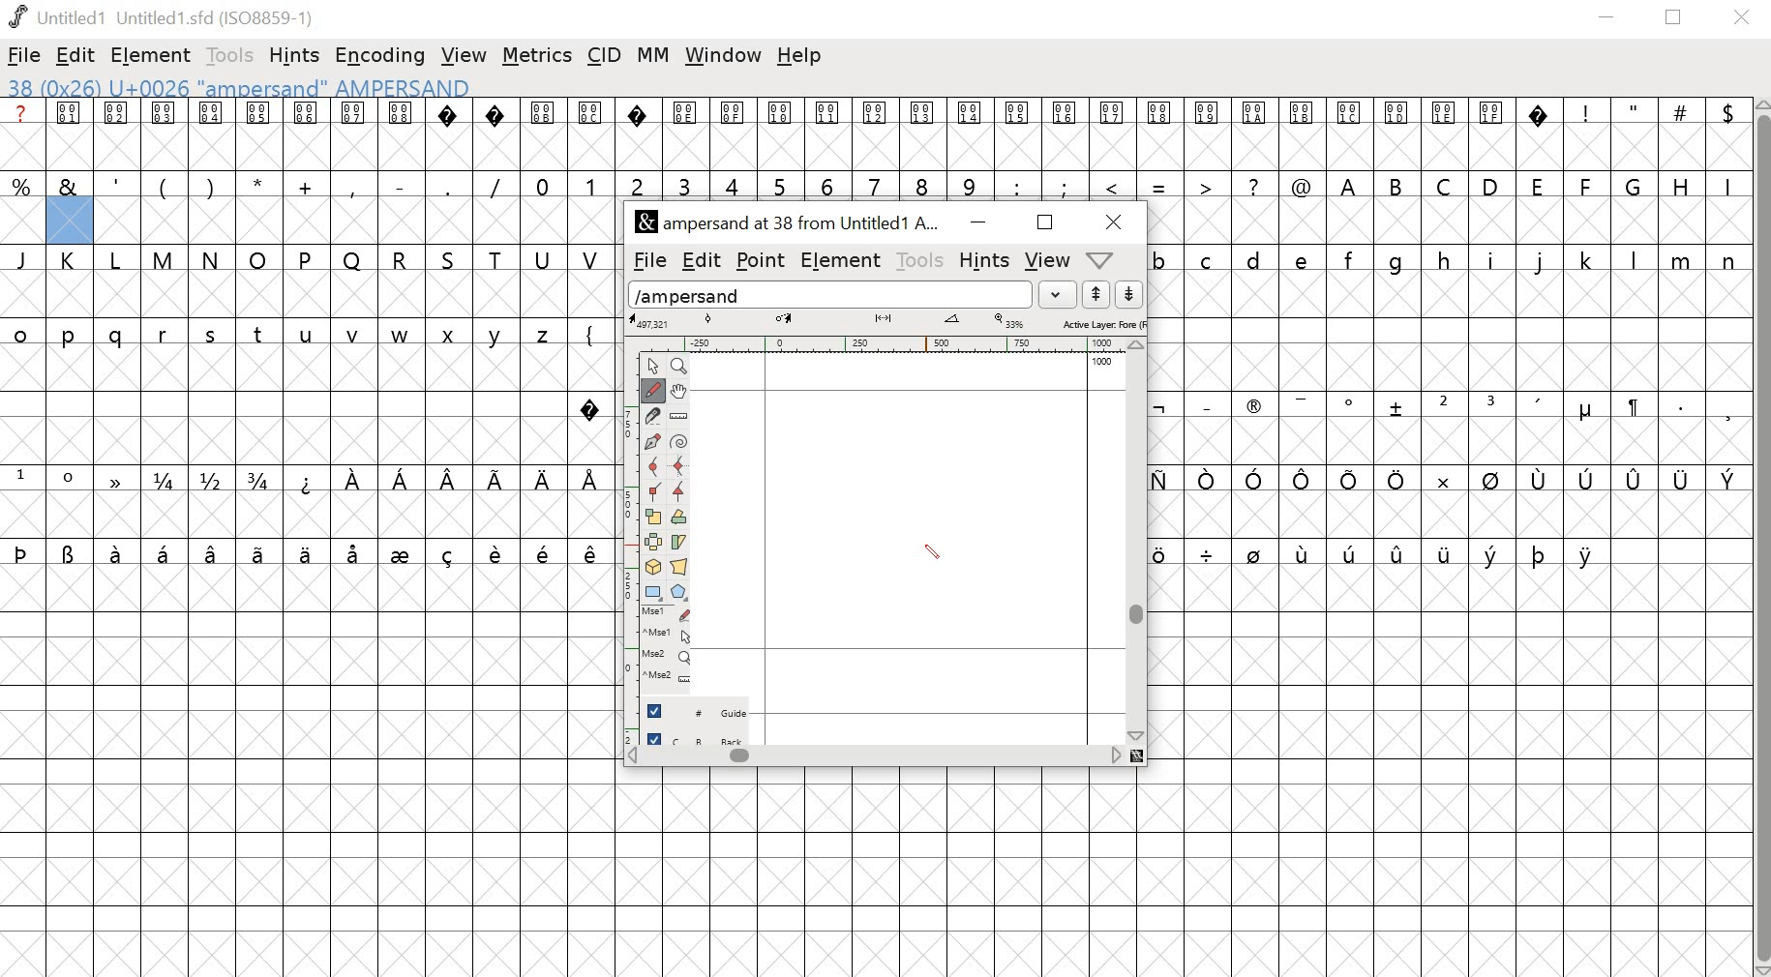  I want to click on 1, so click(22, 477).